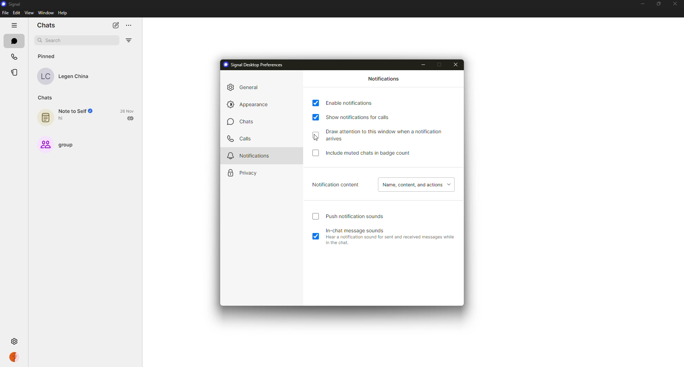 The image size is (684, 367). What do you see at coordinates (63, 13) in the screenshot?
I see `help` at bounding box center [63, 13].